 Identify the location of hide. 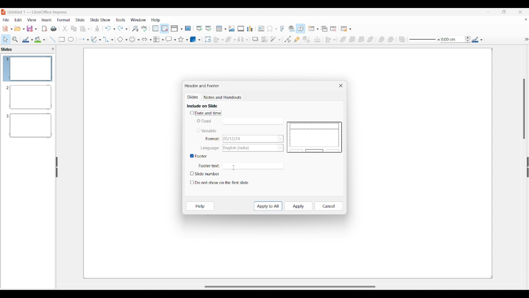
(525, 37).